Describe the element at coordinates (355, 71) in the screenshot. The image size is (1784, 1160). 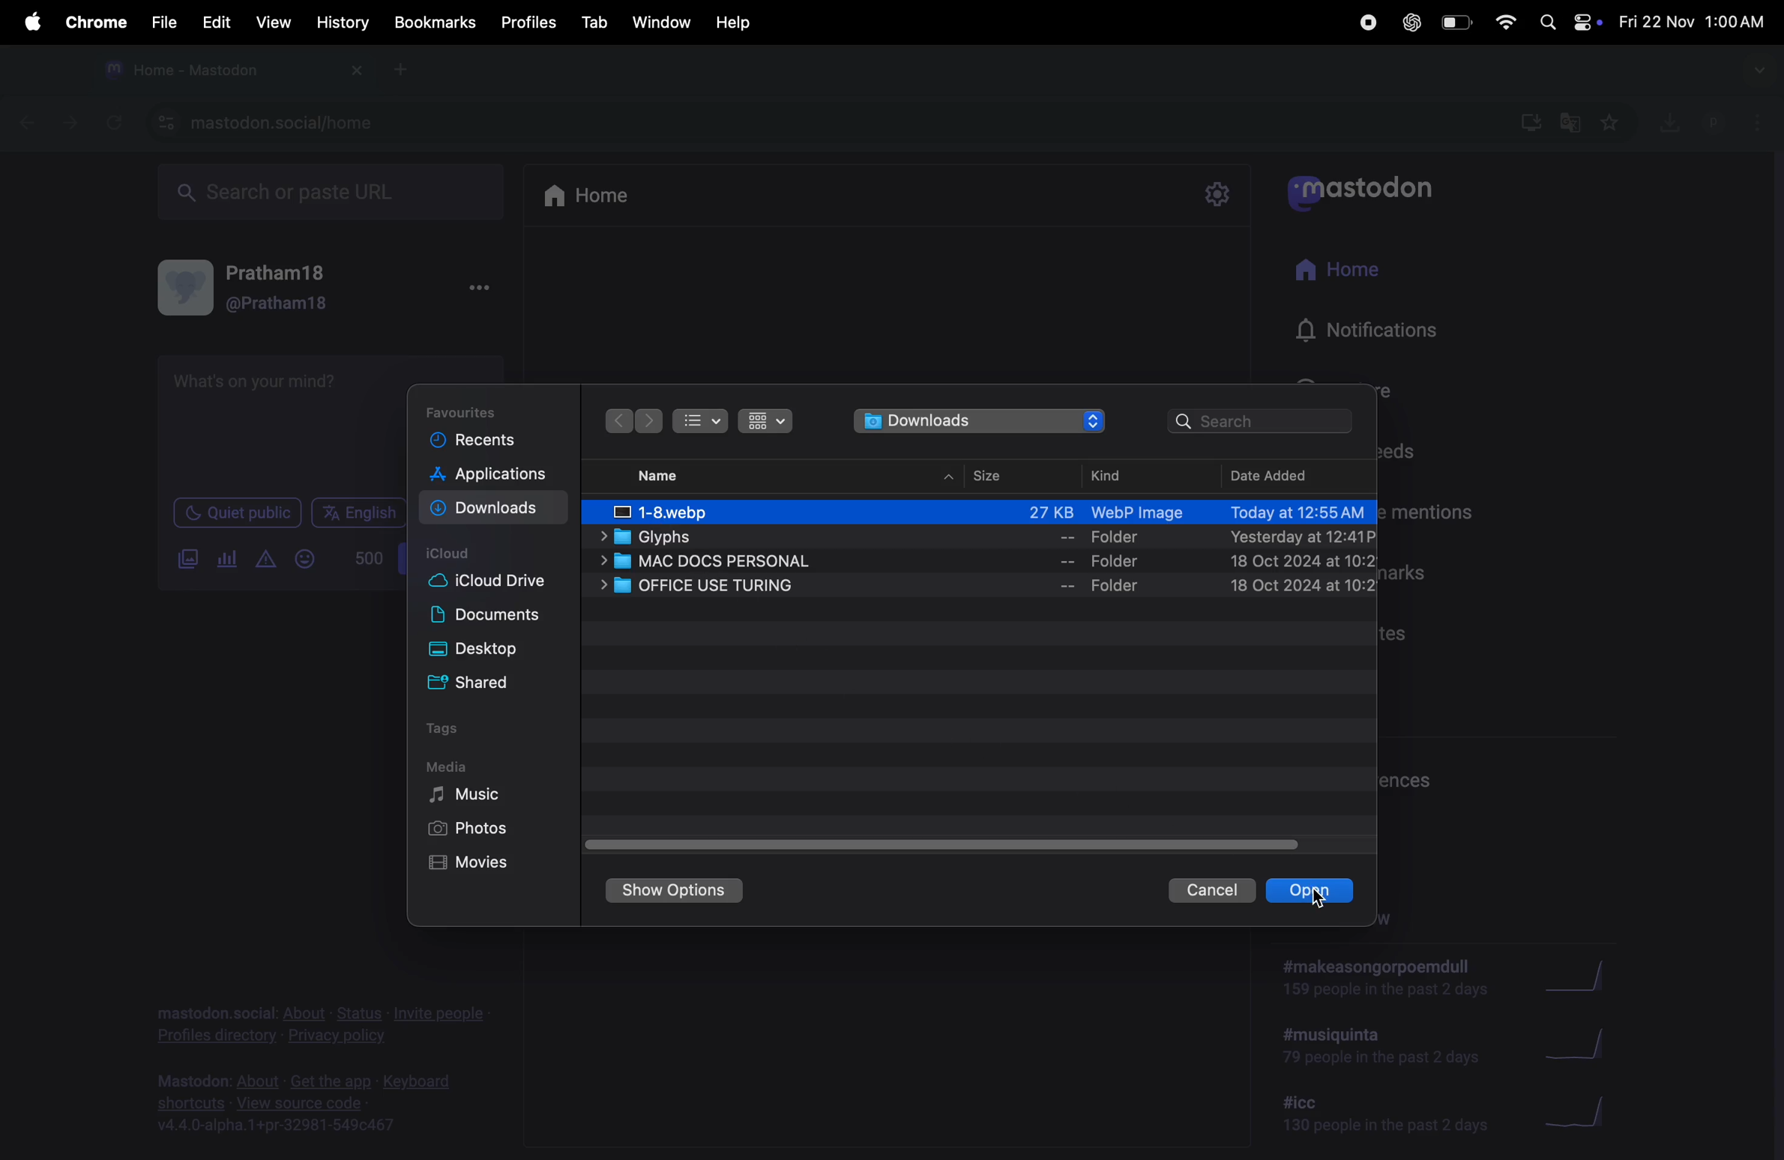
I see `close tab` at that location.